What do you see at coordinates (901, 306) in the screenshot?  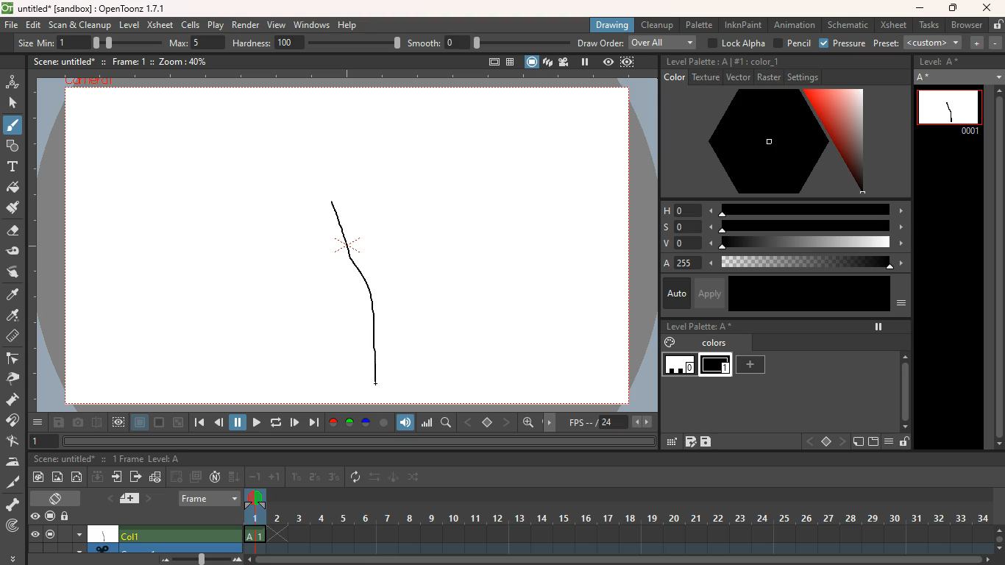 I see `menu` at bounding box center [901, 306].